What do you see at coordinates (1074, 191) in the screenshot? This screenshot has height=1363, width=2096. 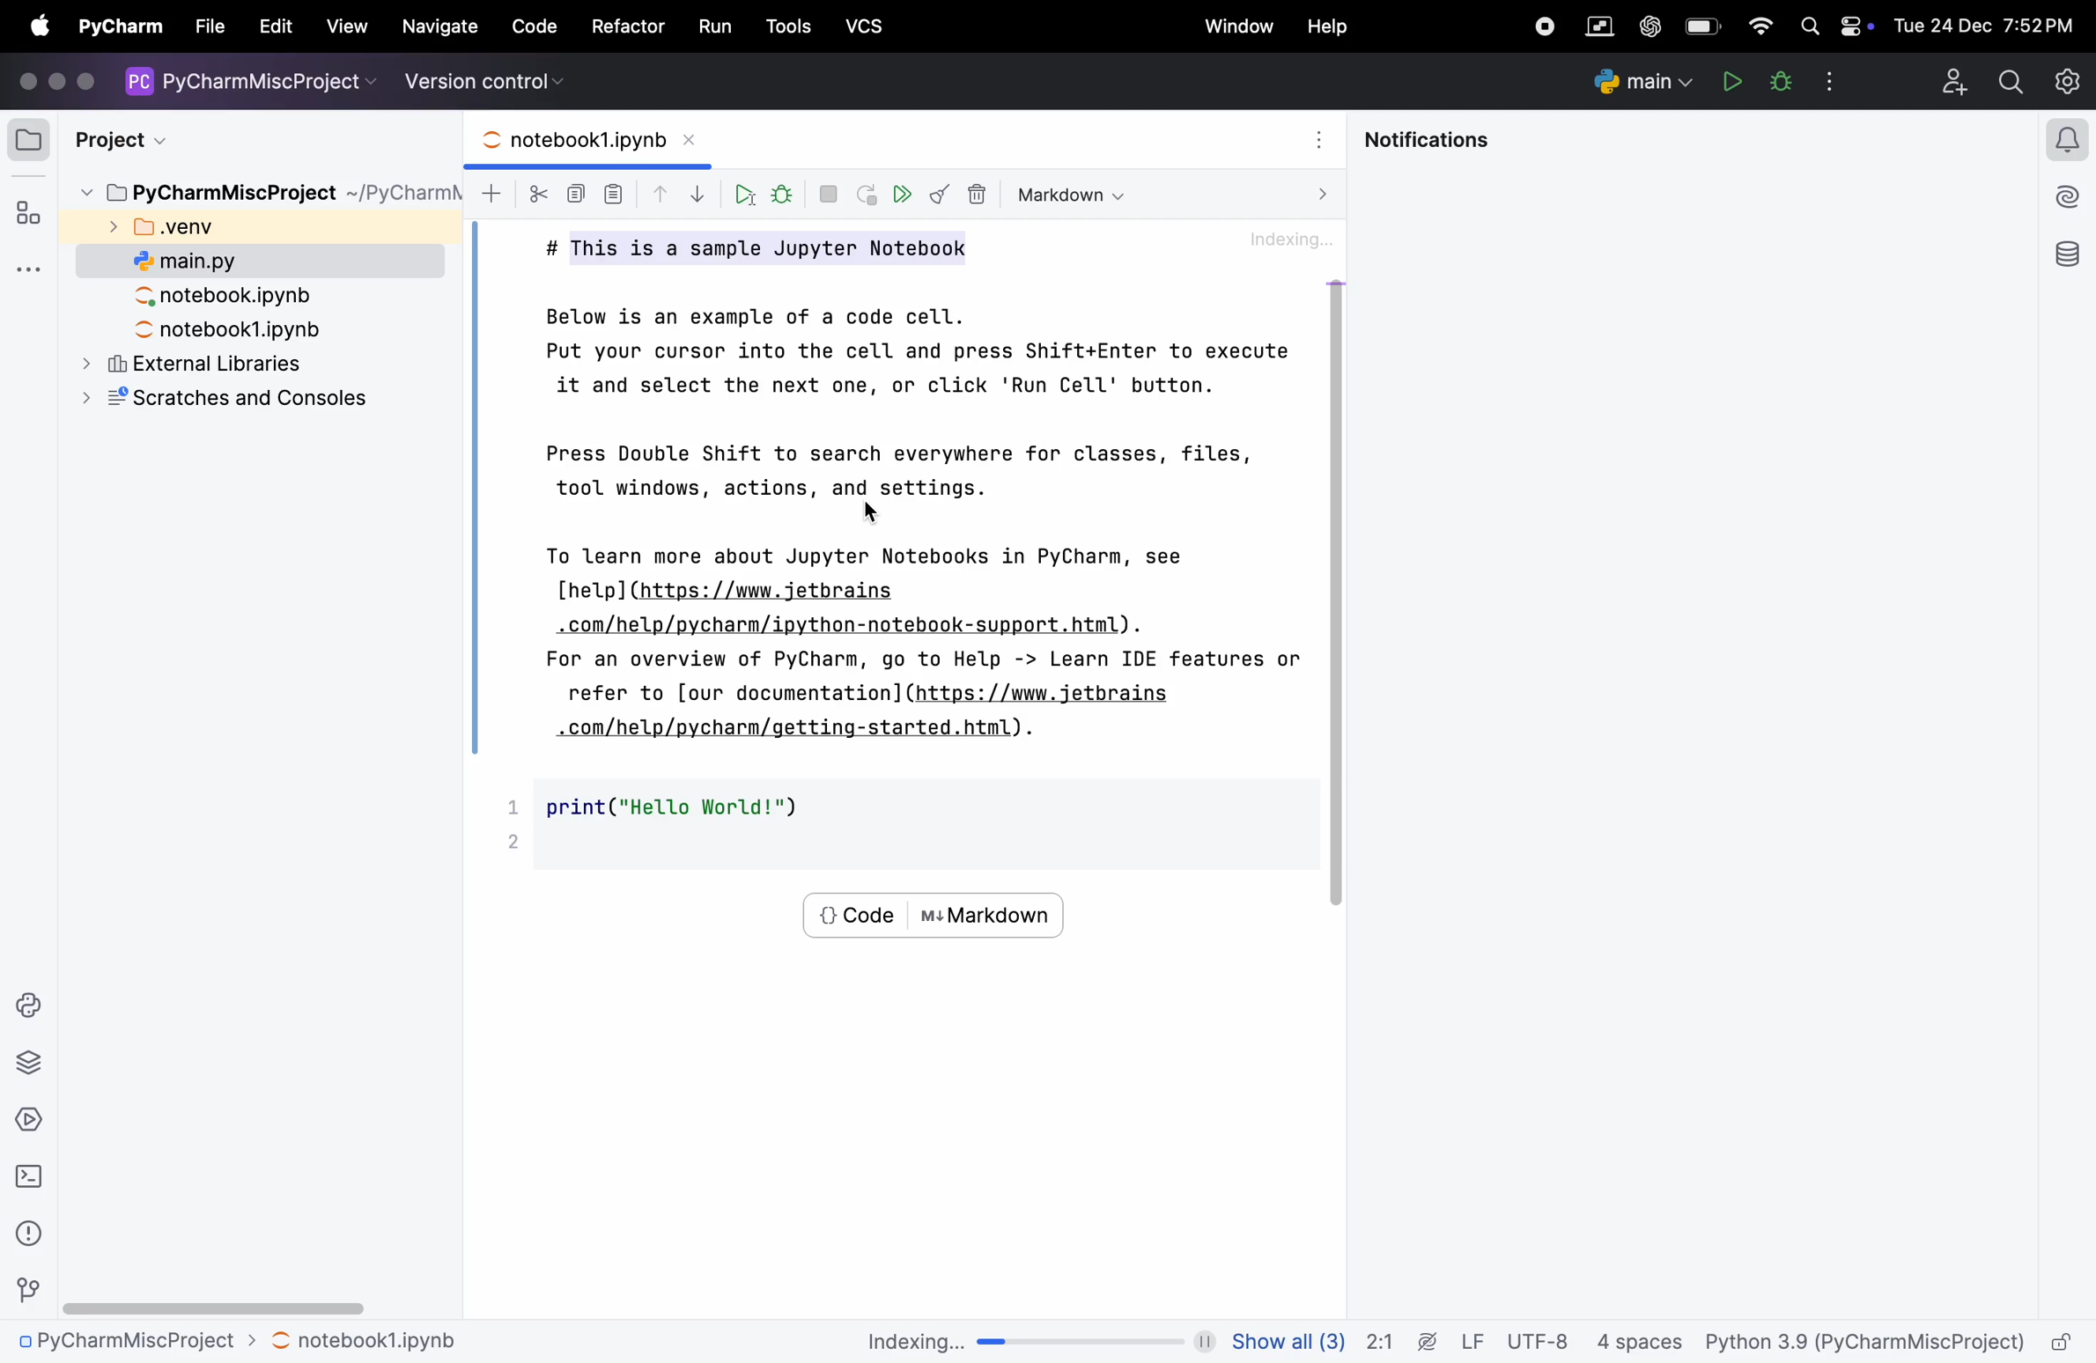 I see `markdown` at bounding box center [1074, 191].